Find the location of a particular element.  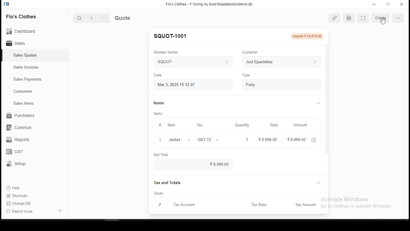

8,999 00 is located at coordinates (268, 139).